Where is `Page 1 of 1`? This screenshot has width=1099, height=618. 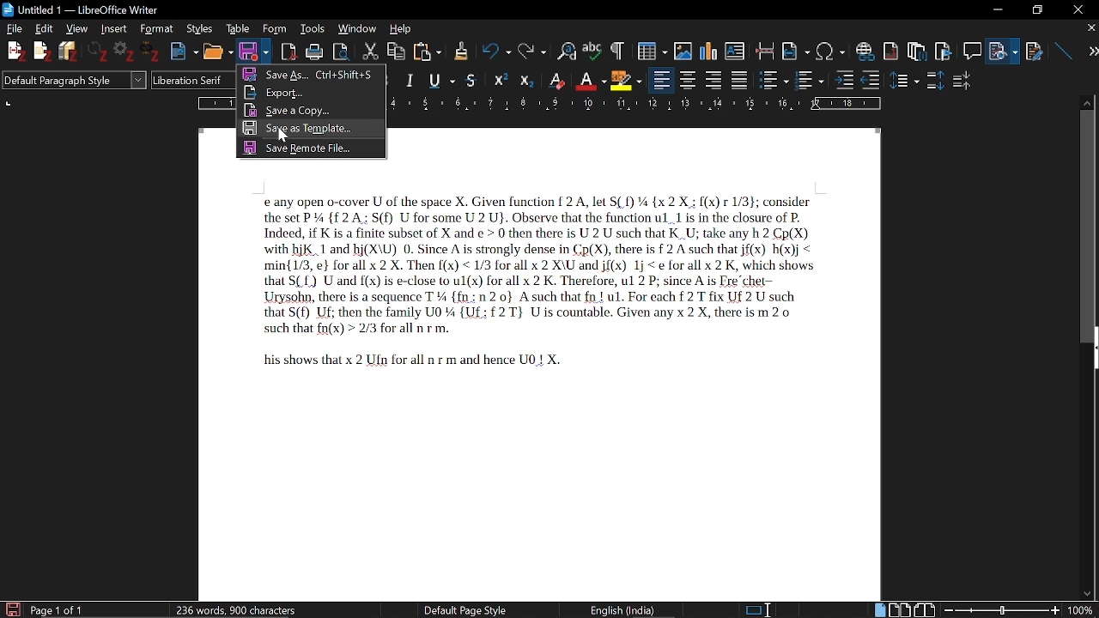 Page 1 of 1 is located at coordinates (57, 609).